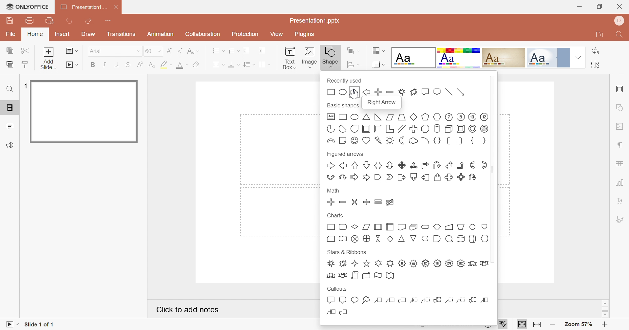 The width and height of the screenshot is (629, 330). I want to click on Start slideshow, so click(10, 325).